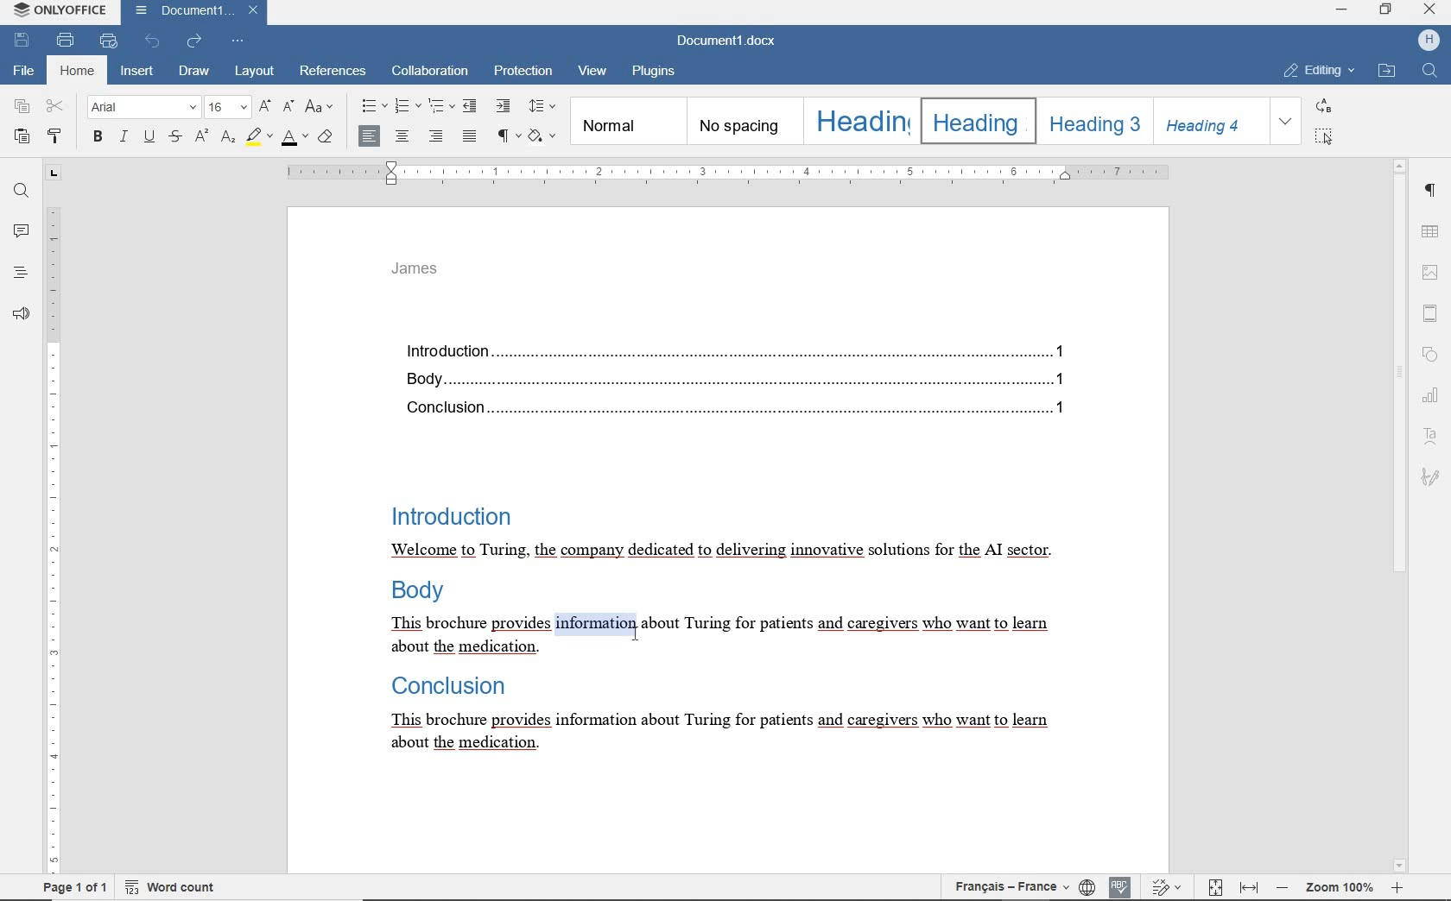 The height and width of the screenshot is (901, 1451). Describe the element at coordinates (592, 74) in the screenshot. I see `VIEW` at that location.